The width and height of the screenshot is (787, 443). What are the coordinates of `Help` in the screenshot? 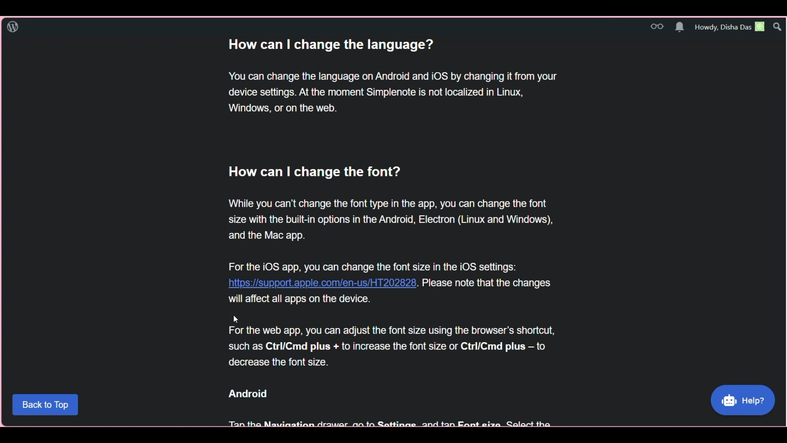 It's located at (743, 400).